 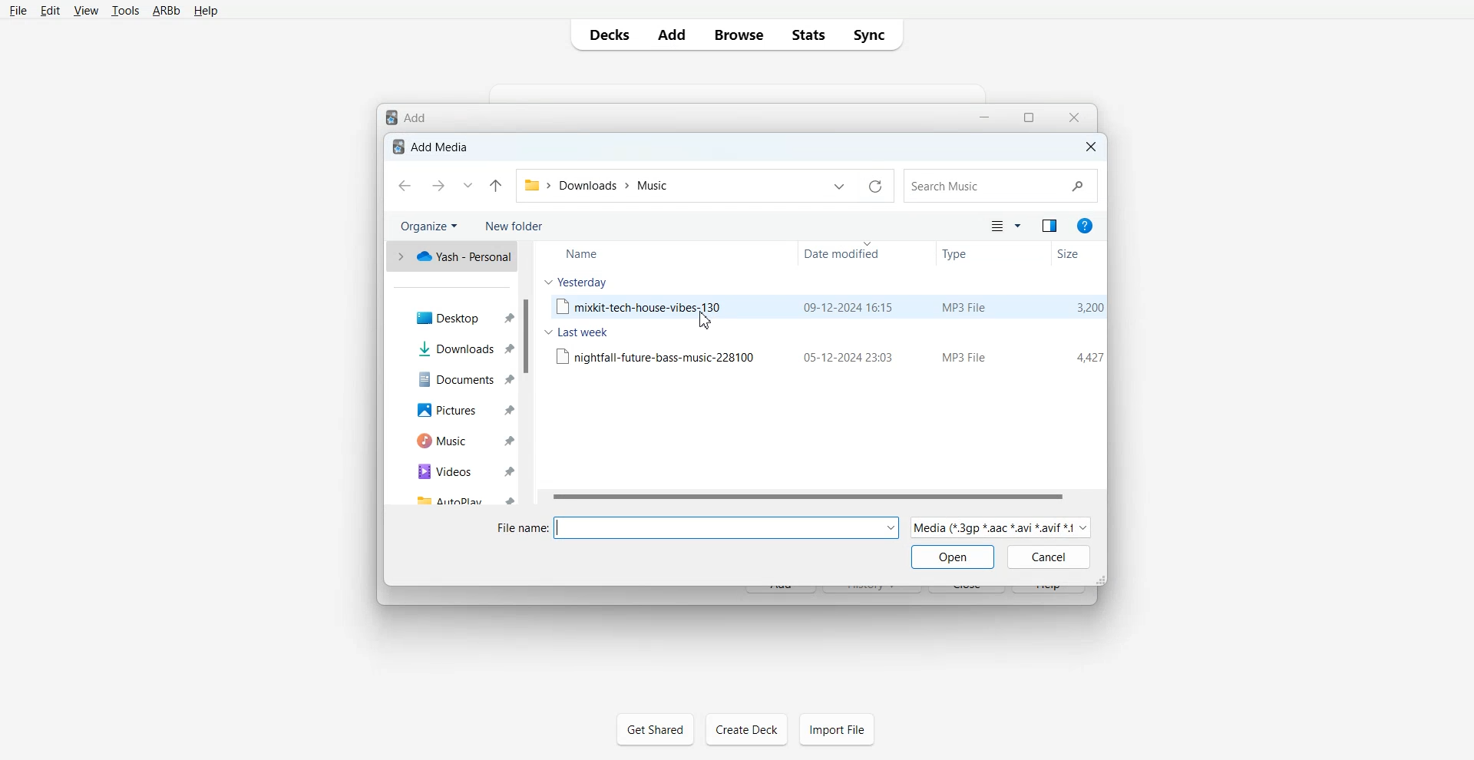 What do you see at coordinates (461, 471) in the screenshot?
I see `Videos` at bounding box center [461, 471].